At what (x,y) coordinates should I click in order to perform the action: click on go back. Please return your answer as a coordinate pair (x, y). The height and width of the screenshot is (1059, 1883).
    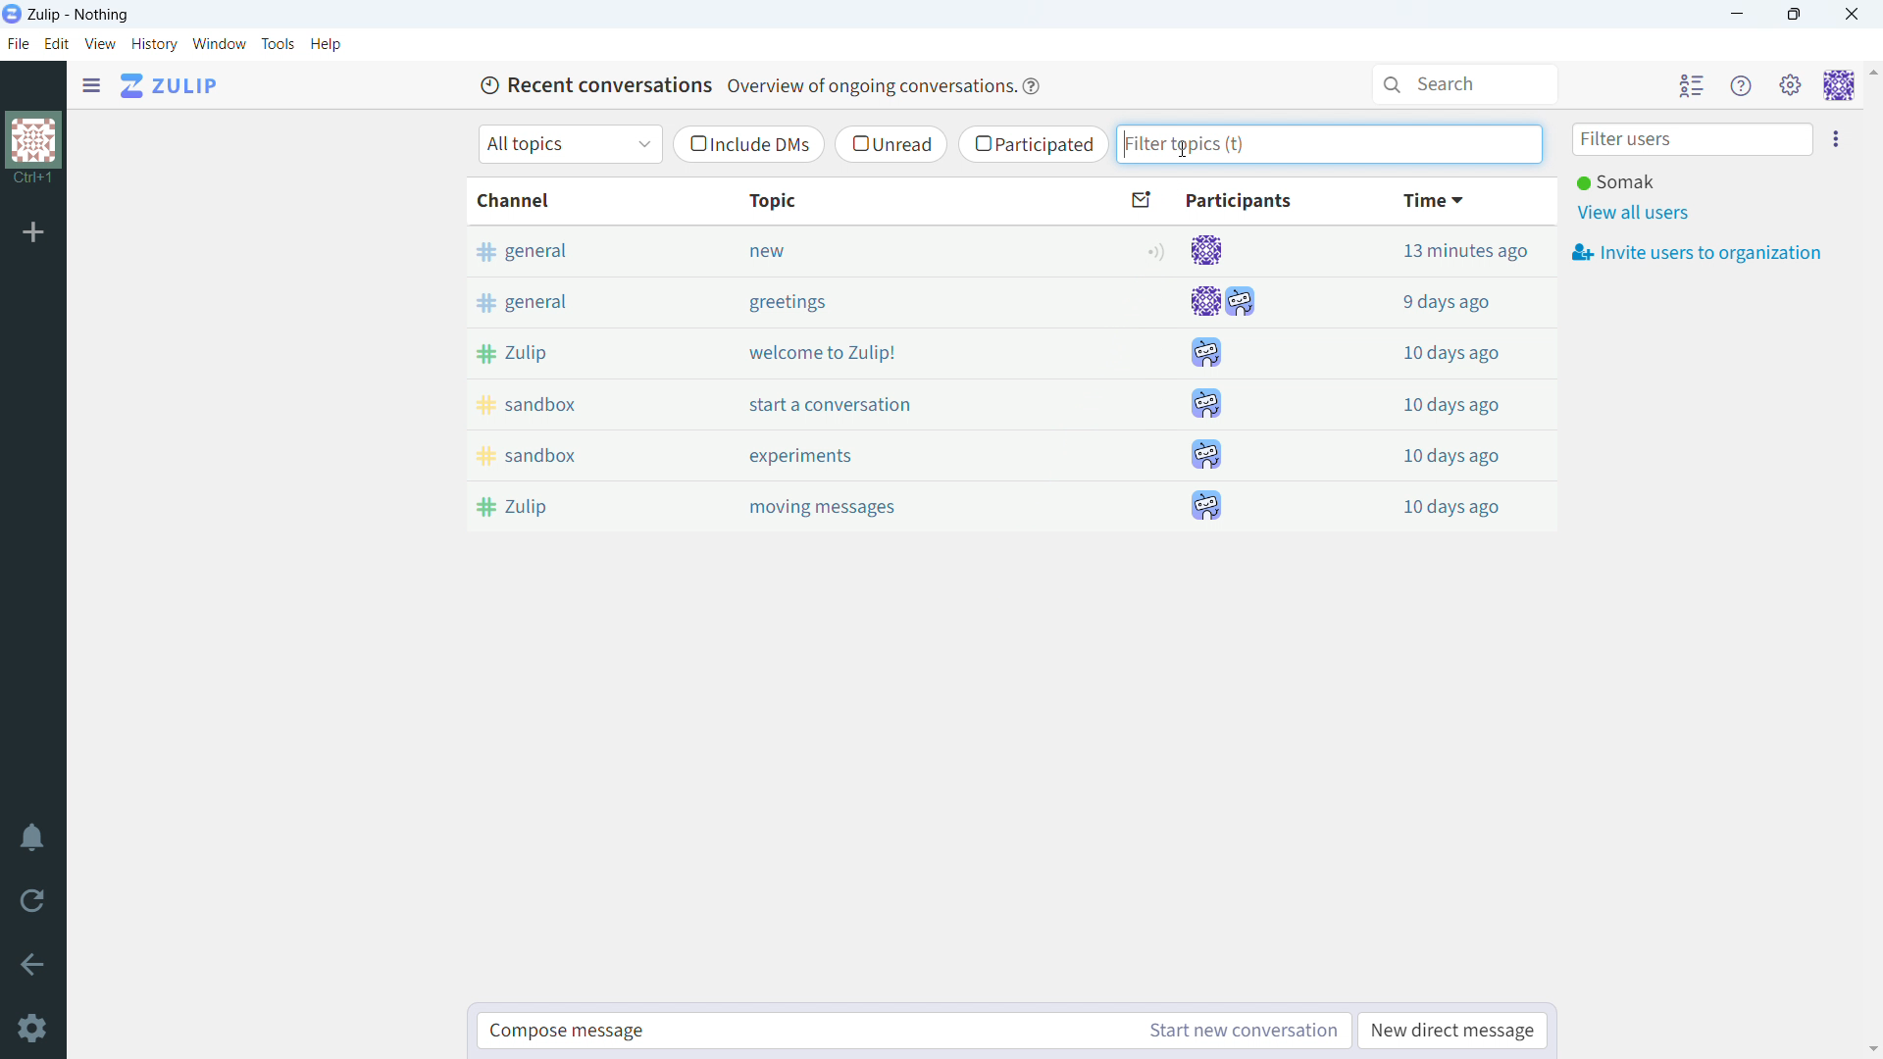
    Looking at the image, I should click on (33, 965).